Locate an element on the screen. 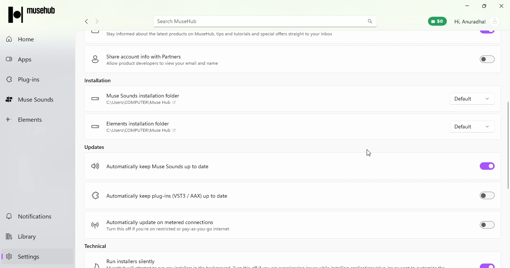 The height and width of the screenshot is (268, 510). Automatically update on metered connections Turn this off if you're on restricted or pay-as-you-go internet is located at coordinates (171, 226).